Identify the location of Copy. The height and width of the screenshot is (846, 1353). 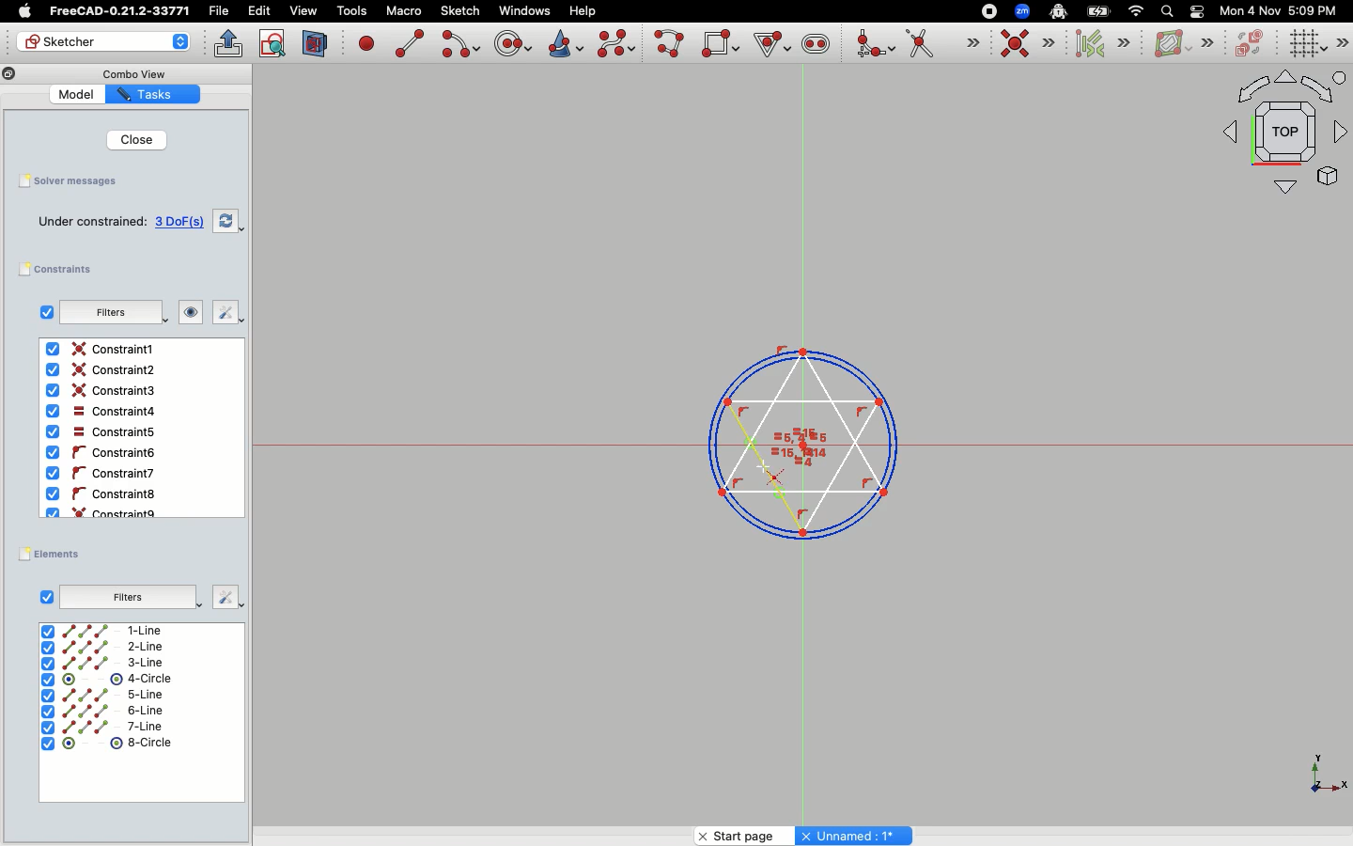
(9, 76).